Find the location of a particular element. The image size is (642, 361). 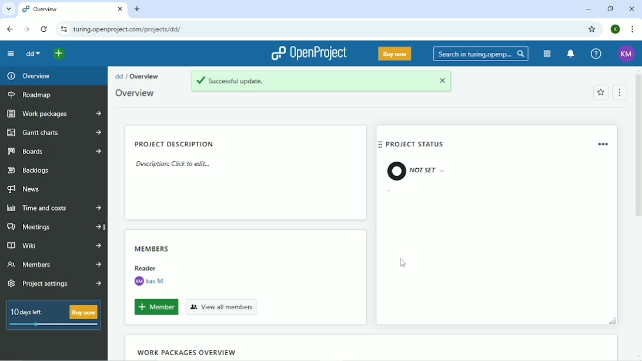

Back is located at coordinates (9, 29).